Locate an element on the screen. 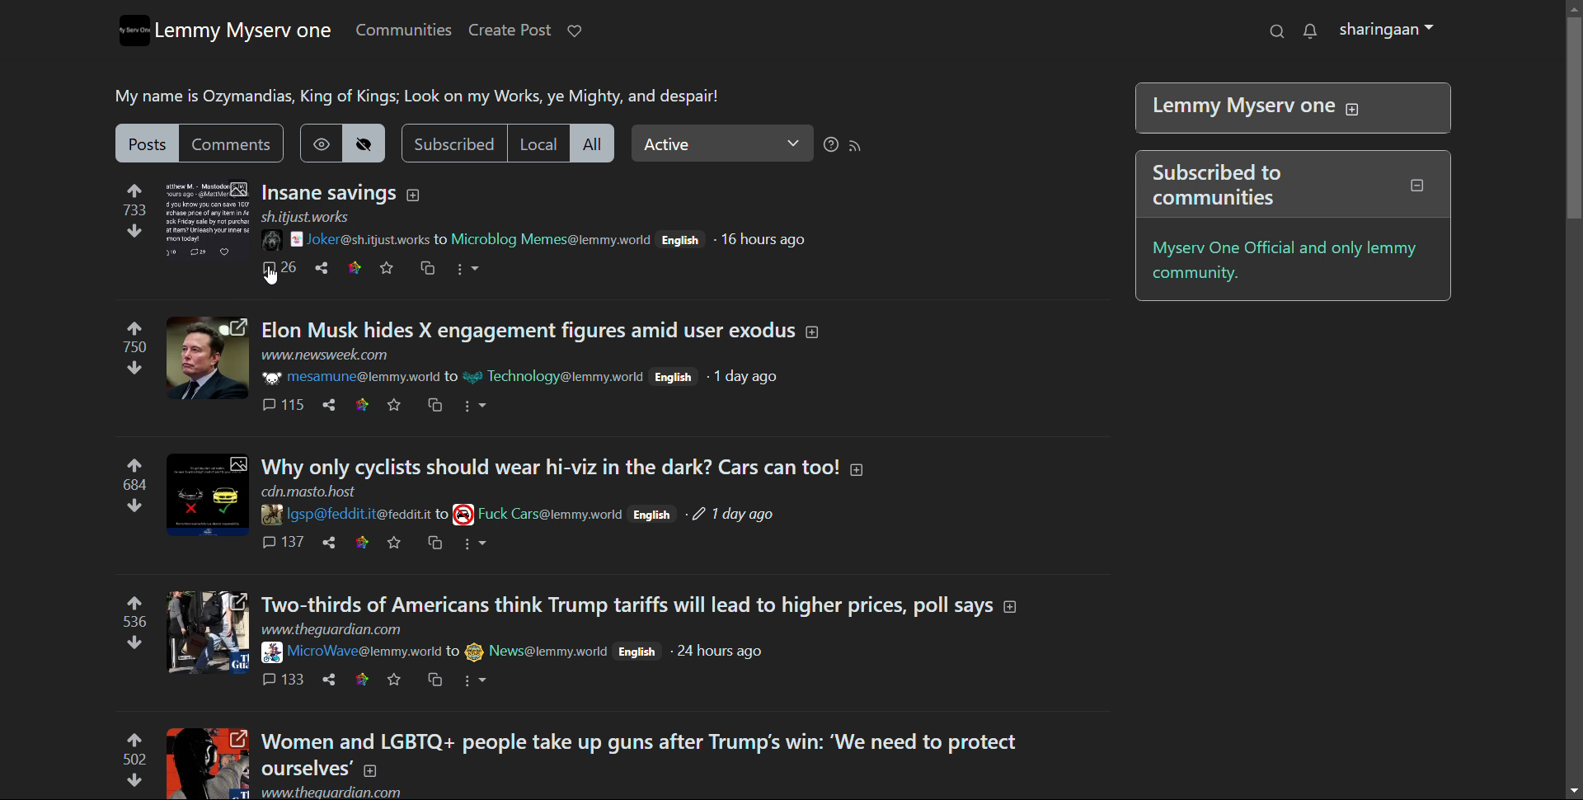 This screenshot has height=800, width=1583. options is located at coordinates (473, 682).